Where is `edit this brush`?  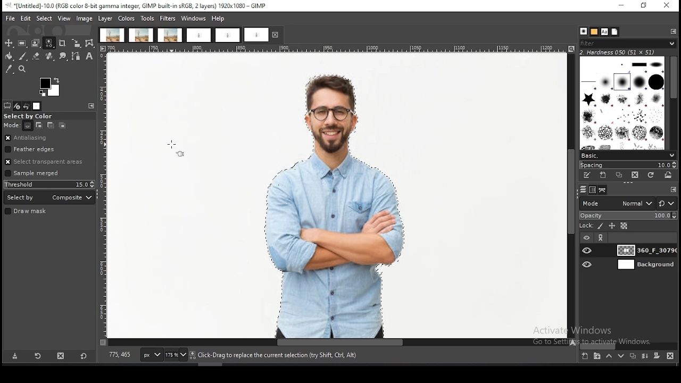 edit this brush is located at coordinates (586, 176).